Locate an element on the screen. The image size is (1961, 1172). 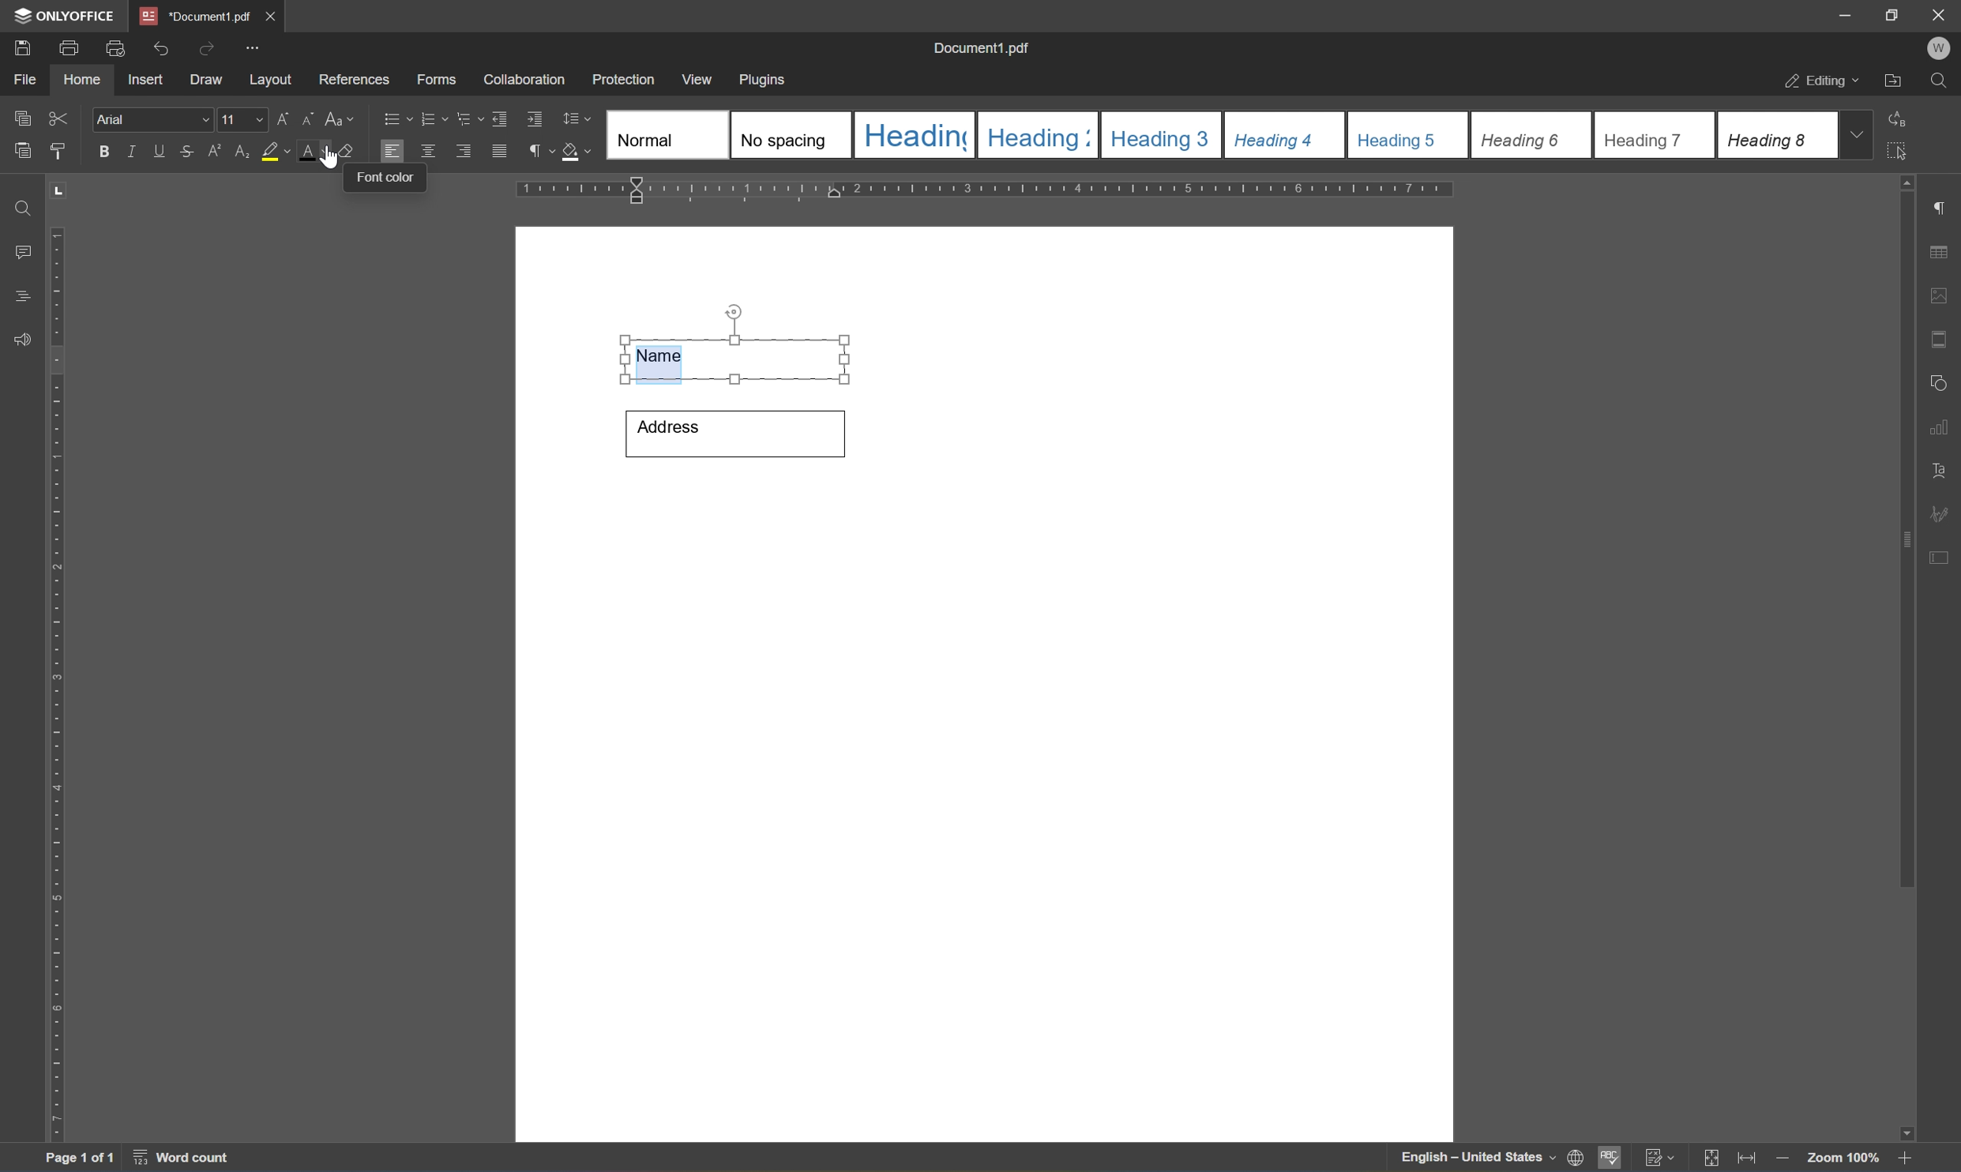
feedback and support is located at coordinates (19, 340).